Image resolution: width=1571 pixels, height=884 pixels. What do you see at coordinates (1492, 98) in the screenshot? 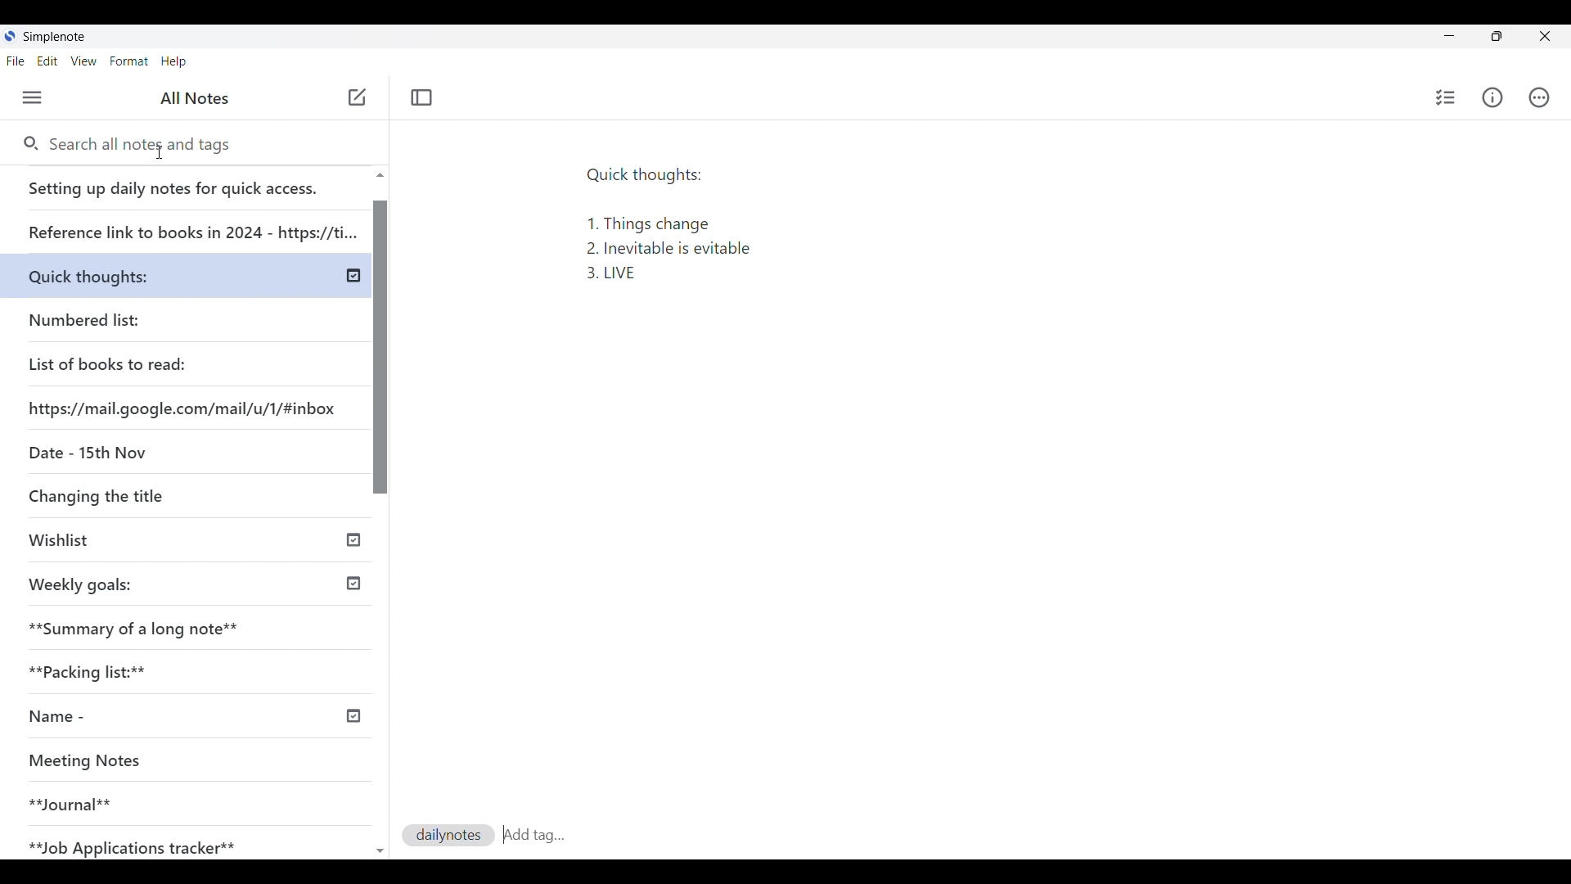
I see `Info` at bounding box center [1492, 98].